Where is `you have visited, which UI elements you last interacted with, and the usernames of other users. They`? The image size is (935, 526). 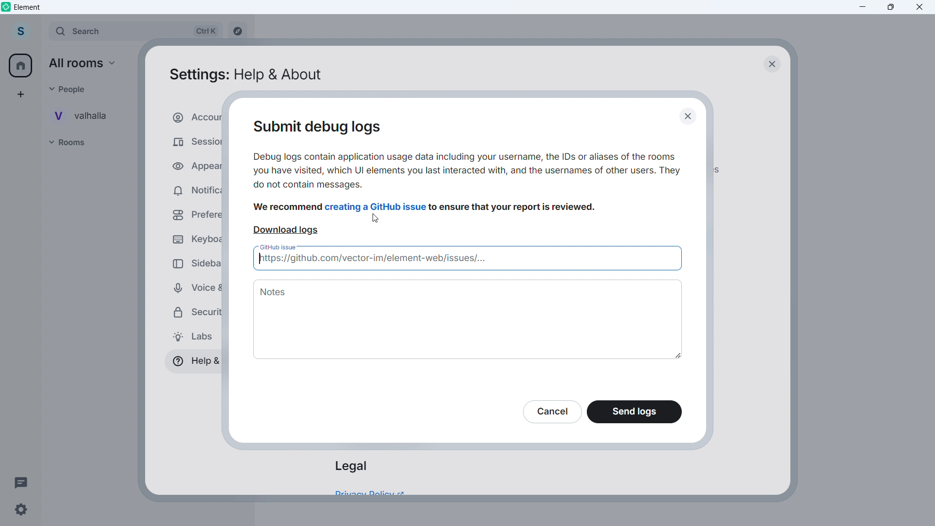 you have visited, which UI elements you last interacted with, and the usernames of other users. They is located at coordinates (467, 172).